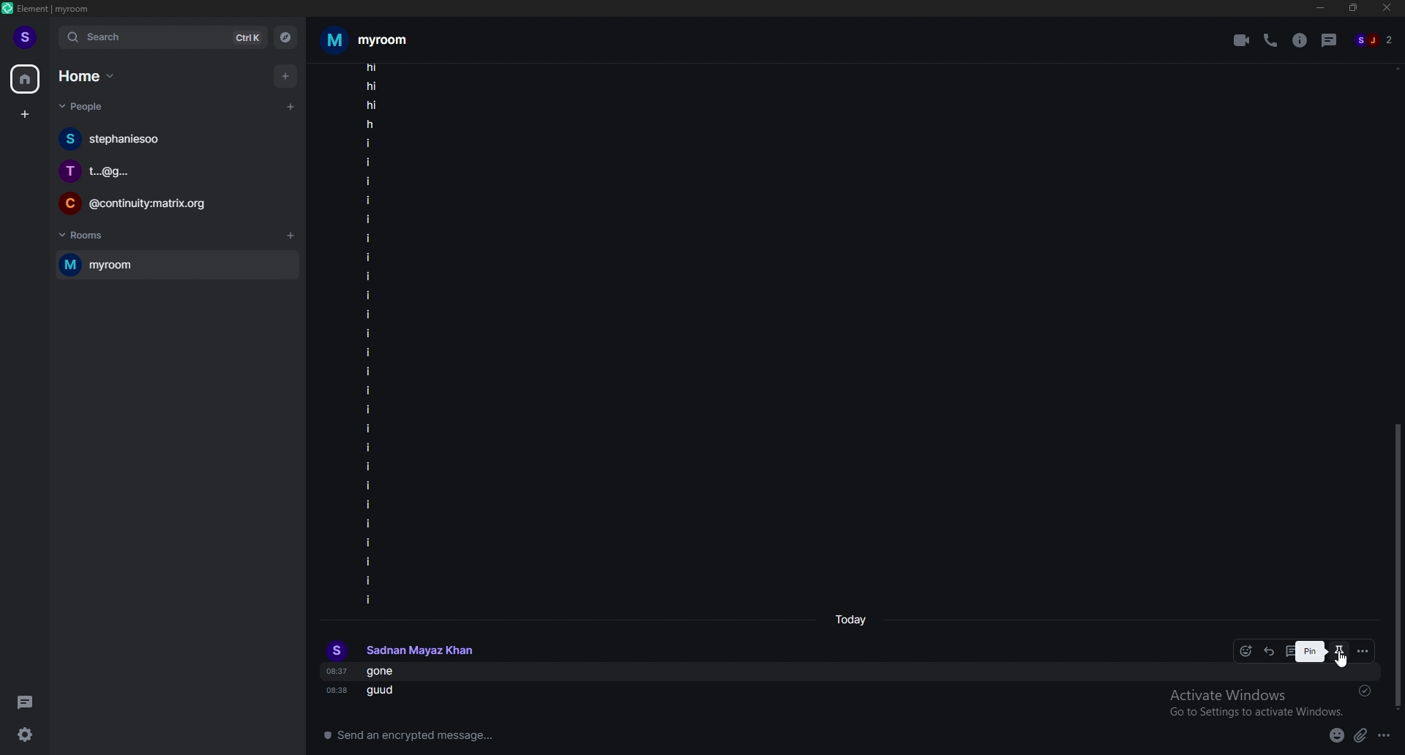  Describe the element at coordinates (24, 115) in the screenshot. I see `create space` at that location.